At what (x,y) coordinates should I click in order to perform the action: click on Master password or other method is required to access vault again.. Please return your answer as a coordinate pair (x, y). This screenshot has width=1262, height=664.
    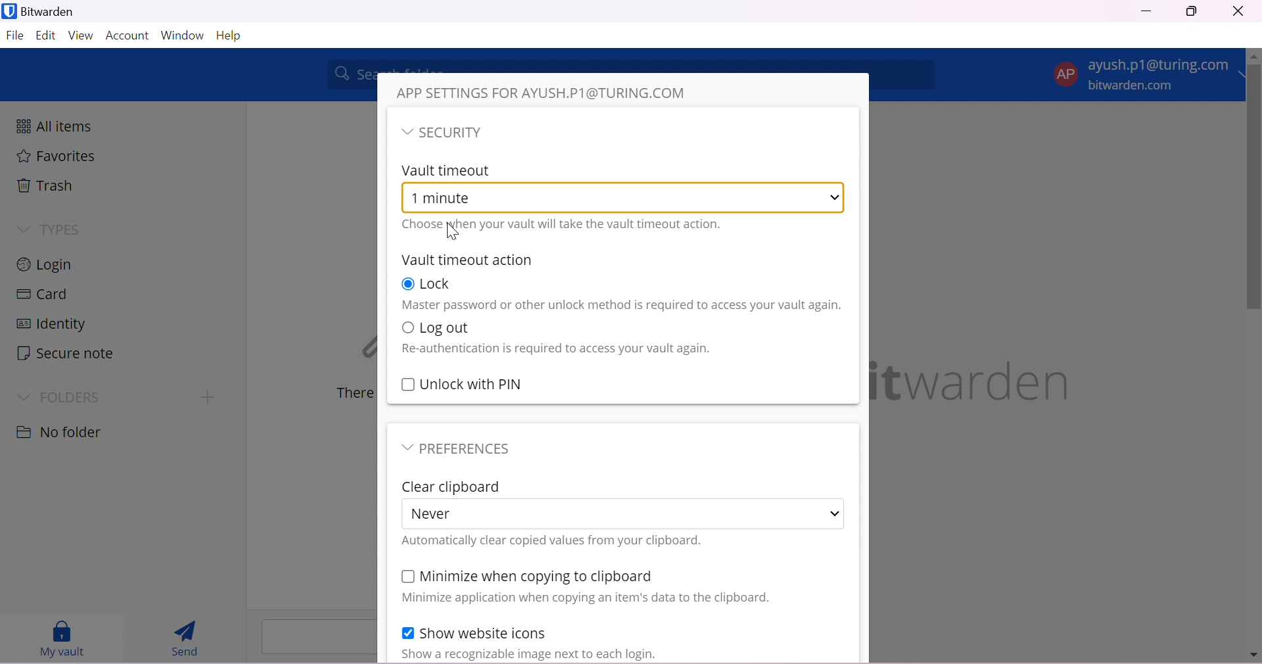
    Looking at the image, I should click on (621, 306).